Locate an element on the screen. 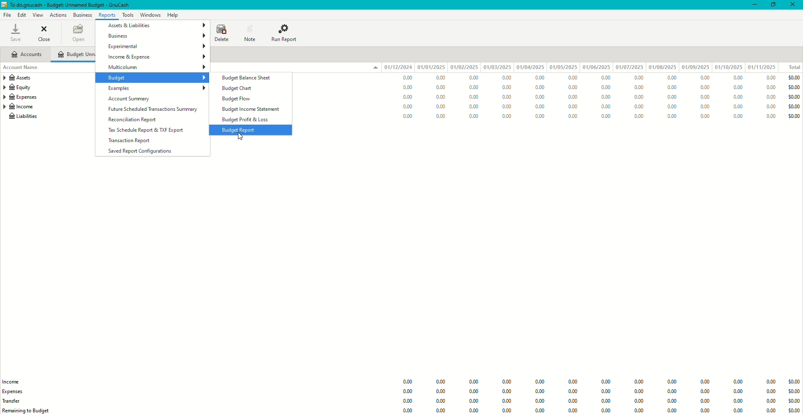  0.00 is located at coordinates (706, 78).